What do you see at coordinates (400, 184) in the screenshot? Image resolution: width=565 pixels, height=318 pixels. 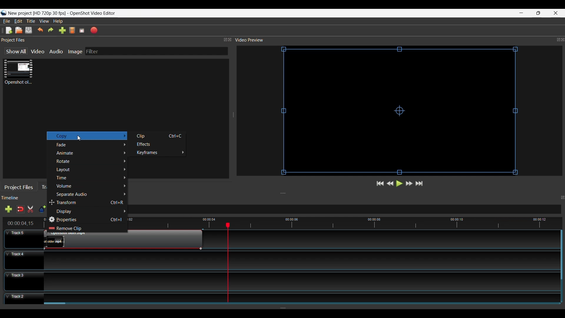 I see `Play` at bounding box center [400, 184].